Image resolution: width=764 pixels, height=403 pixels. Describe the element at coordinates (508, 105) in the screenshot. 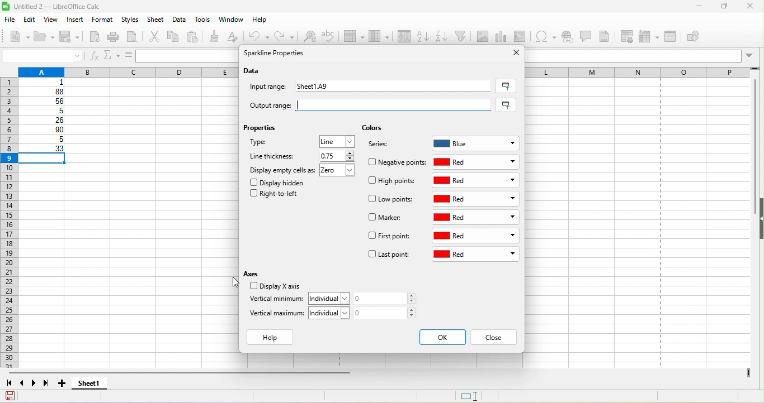

I see `selected range` at that location.